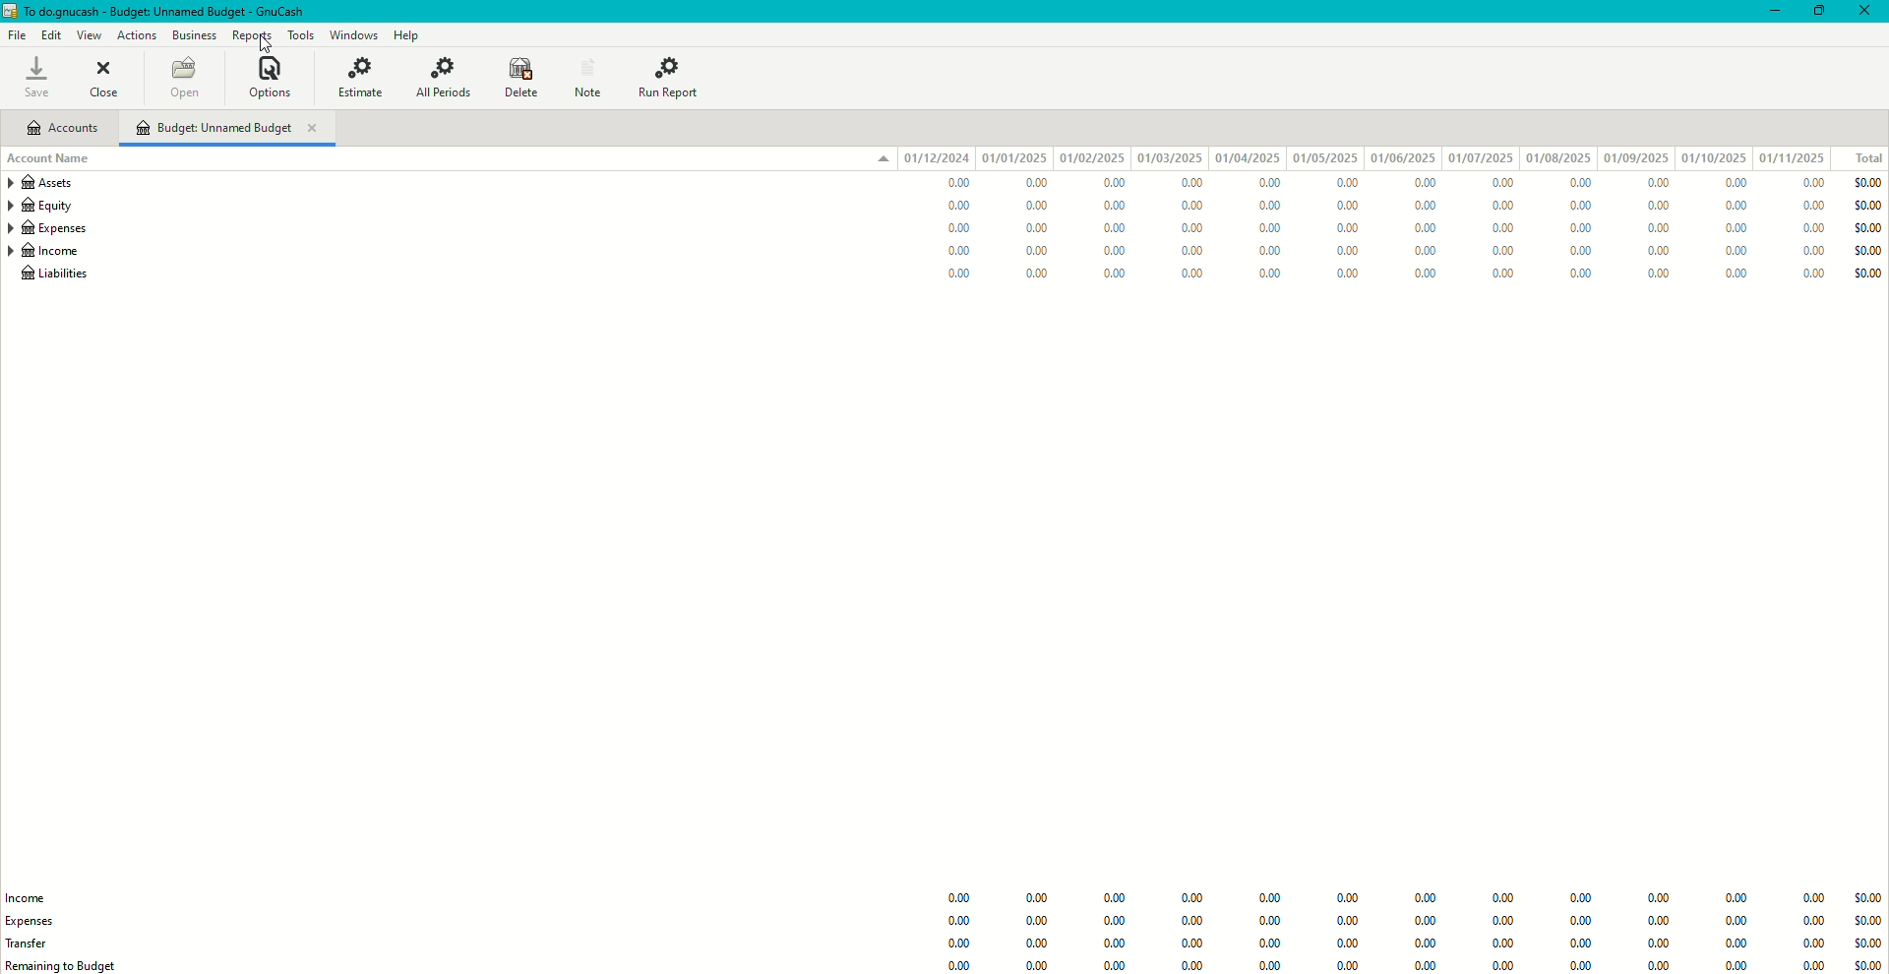 This screenshot has height=974, width=1889. Describe the element at coordinates (298, 34) in the screenshot. I see `Tools` at that location.